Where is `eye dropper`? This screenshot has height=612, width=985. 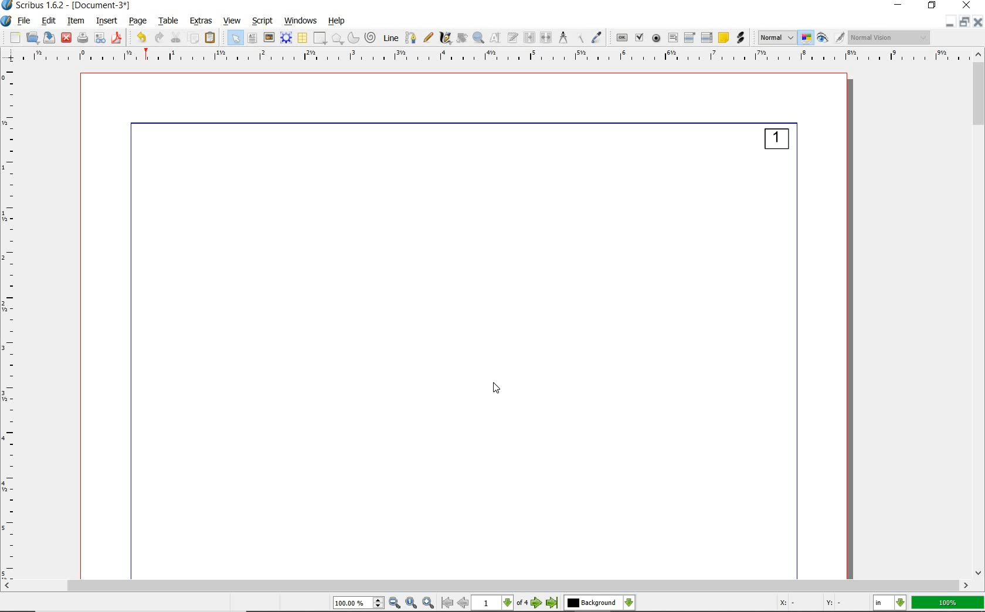
eye dropper is located at coordinates (596, 38).